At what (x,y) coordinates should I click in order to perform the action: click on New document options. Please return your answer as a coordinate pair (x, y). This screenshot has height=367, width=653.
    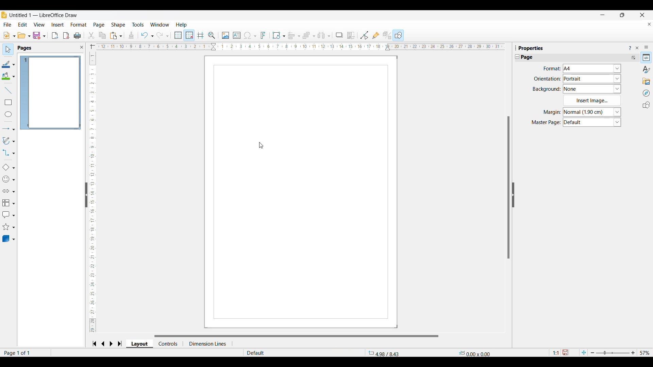
    Looking at the image, I should click on (10, 35).